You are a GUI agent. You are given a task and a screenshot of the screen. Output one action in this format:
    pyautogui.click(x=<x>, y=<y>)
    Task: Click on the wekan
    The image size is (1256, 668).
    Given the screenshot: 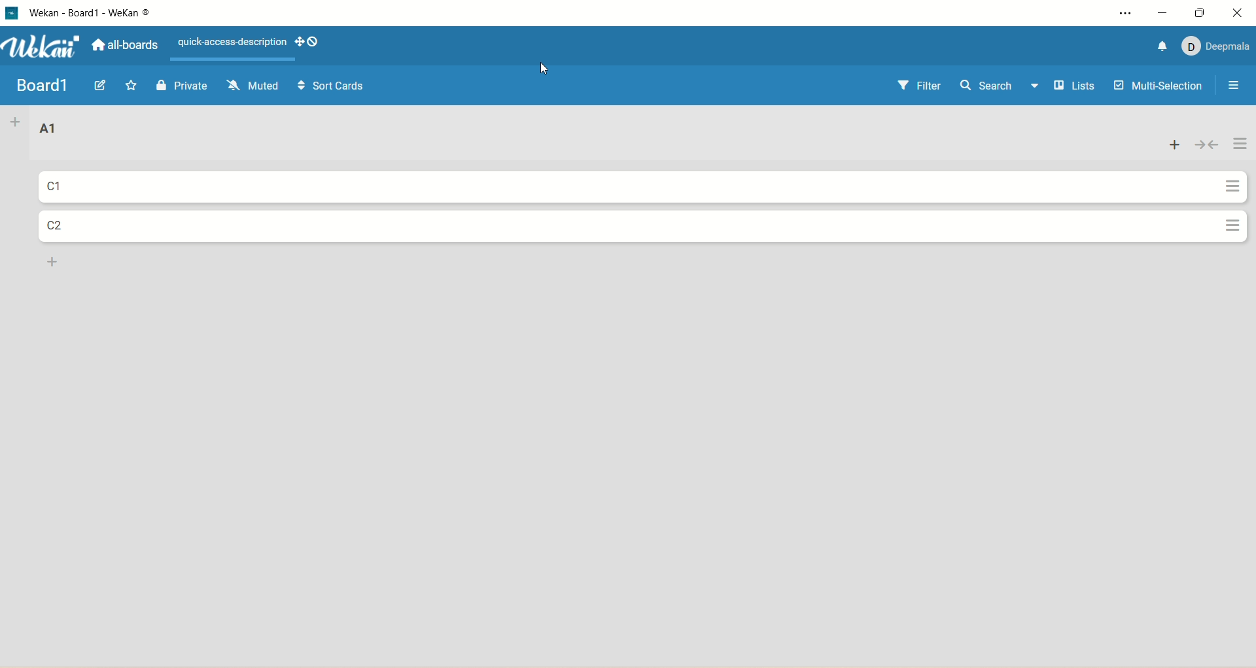 What is the action you would take?
    pyautogui.click(x=44, y=48)
    